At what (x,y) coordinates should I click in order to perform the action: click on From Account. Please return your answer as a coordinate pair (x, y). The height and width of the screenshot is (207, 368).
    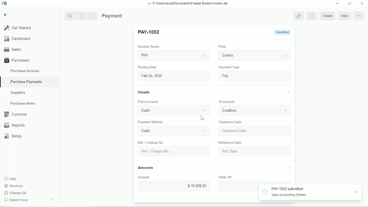
    Looking at the image, I should click on (171, 110).